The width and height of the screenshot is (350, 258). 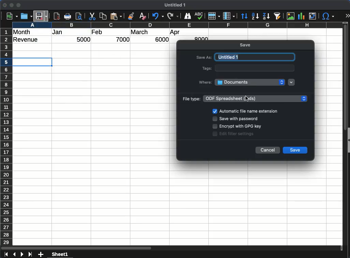 What do you see at coordinates (11, 16) in the screenshot?
I see `new` at bounding box center [11, 16].